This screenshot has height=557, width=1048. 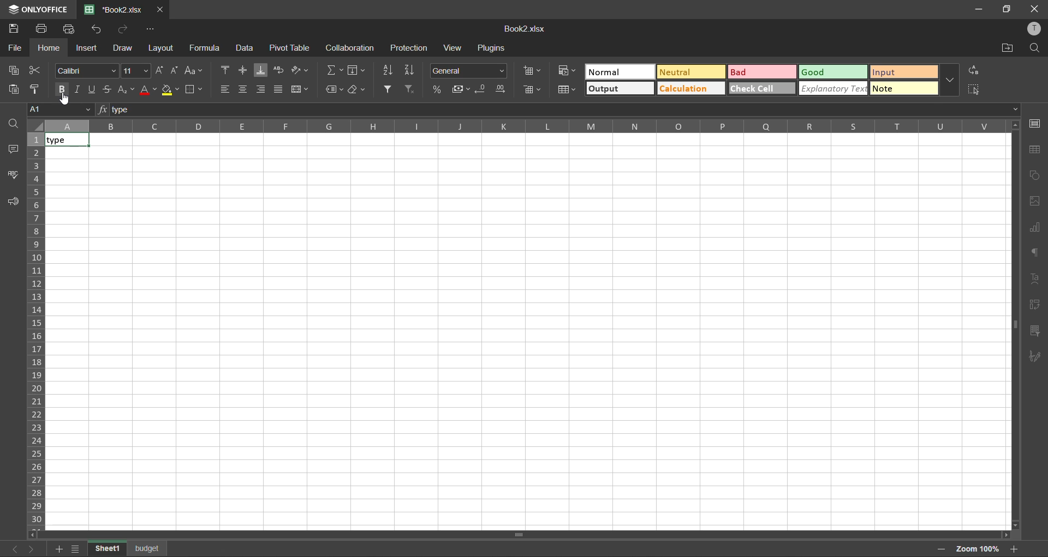 What do you see at coordinates (496, 49) in the screenshot?
I see `plugins` at bounding box center [496, 49].